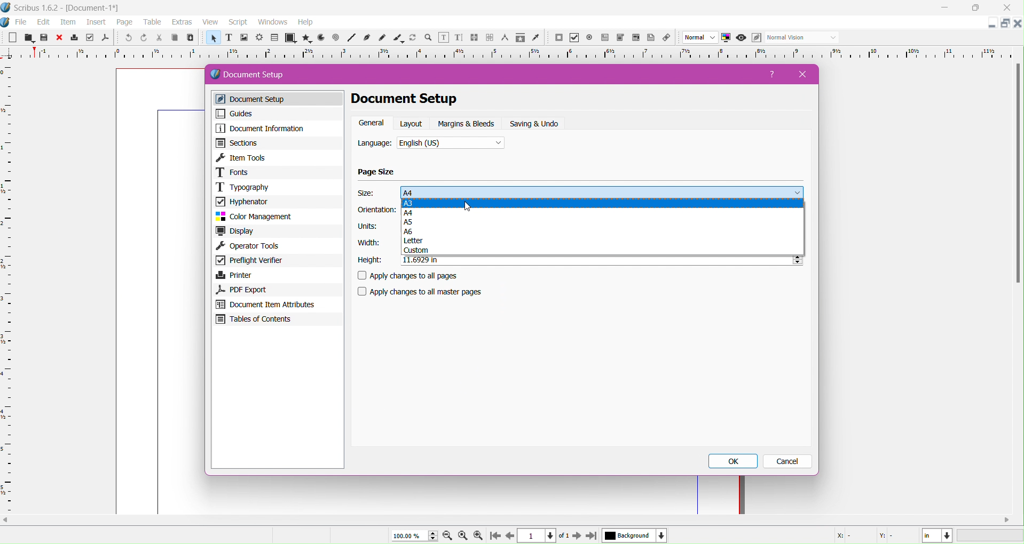  I want to click on insert menu, so click(96, 23).